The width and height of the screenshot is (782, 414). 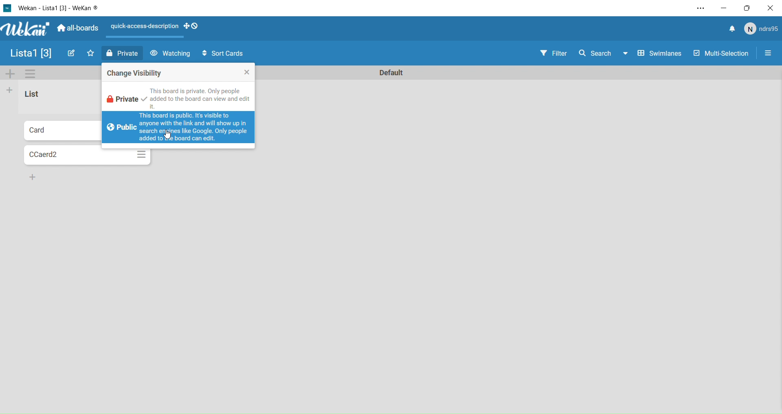 I want to click on QuickAcccesdescription, so click(x=144, y=28).